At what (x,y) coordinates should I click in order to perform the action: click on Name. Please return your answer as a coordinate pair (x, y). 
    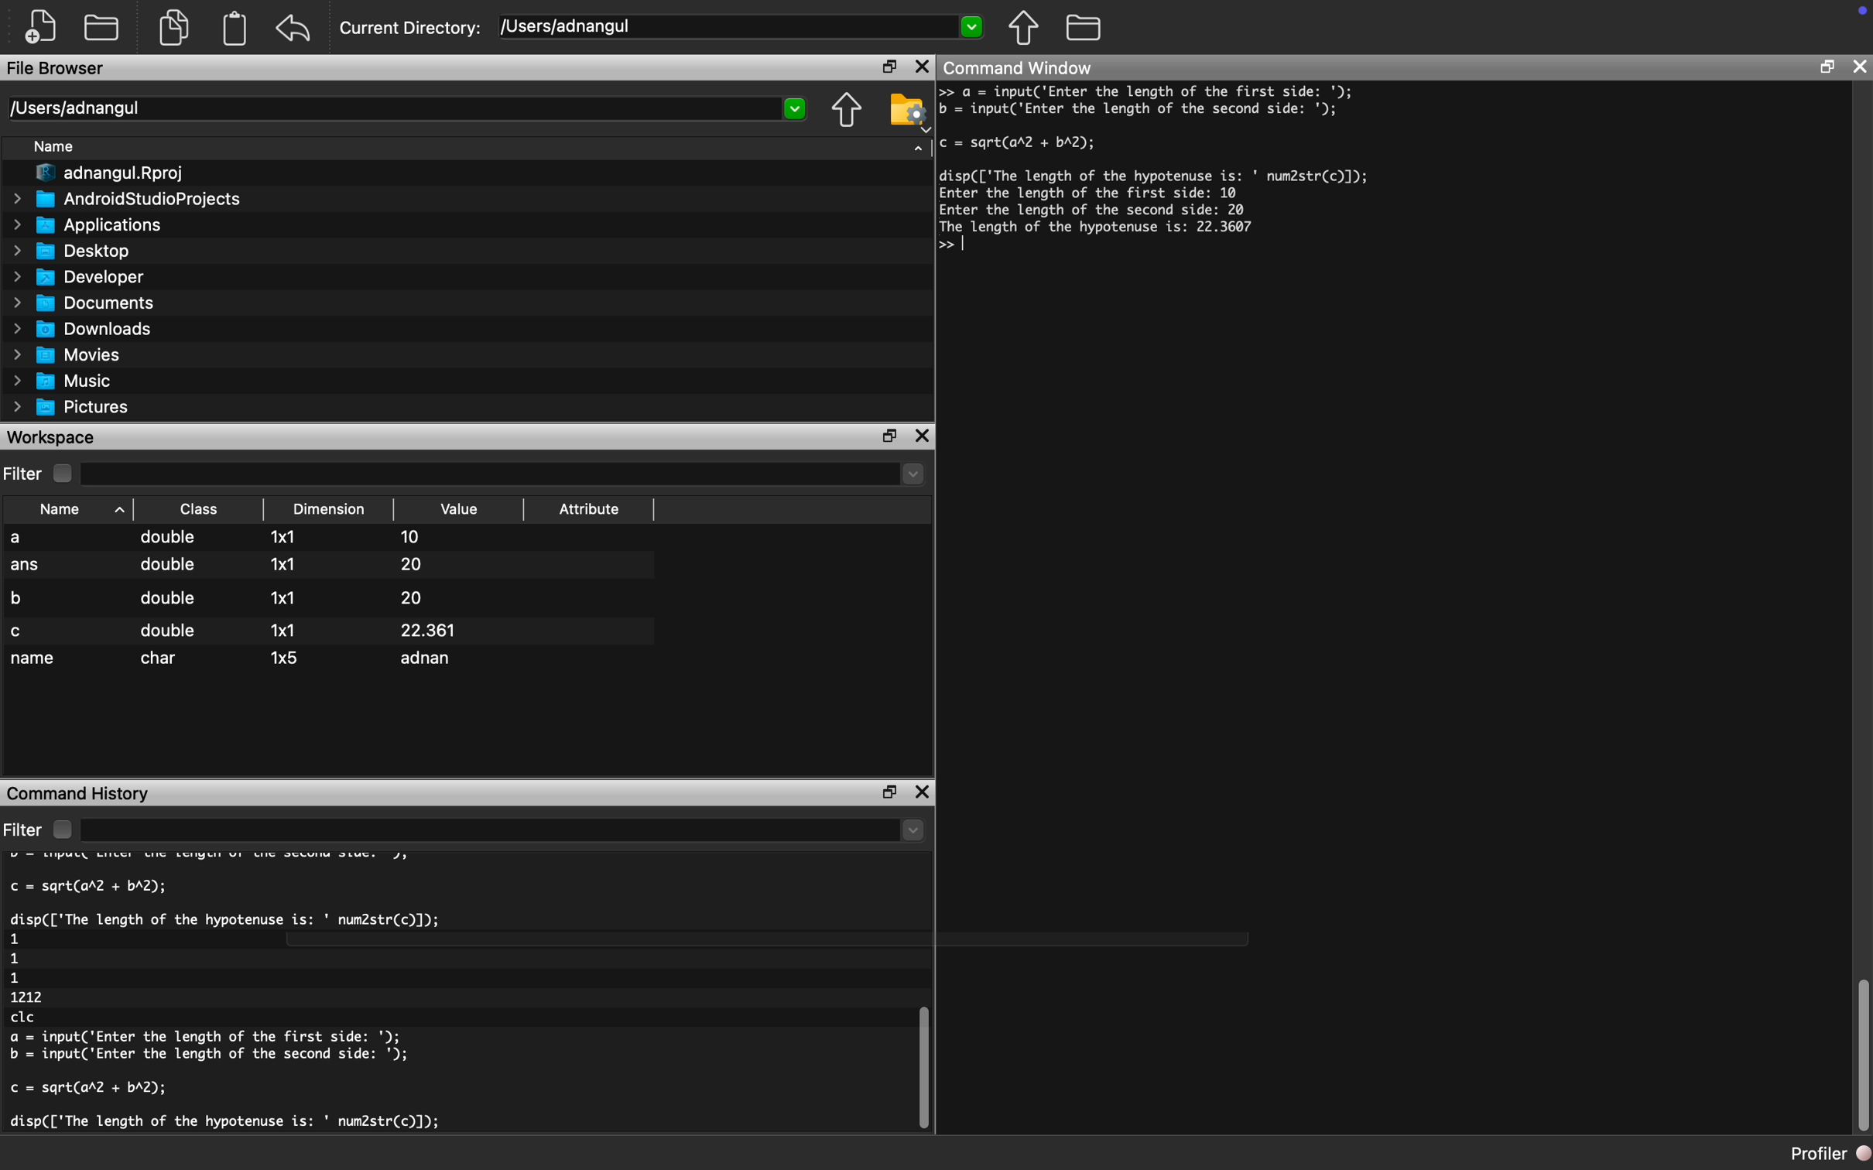
    Looking at the image, I should click on (61, 149).